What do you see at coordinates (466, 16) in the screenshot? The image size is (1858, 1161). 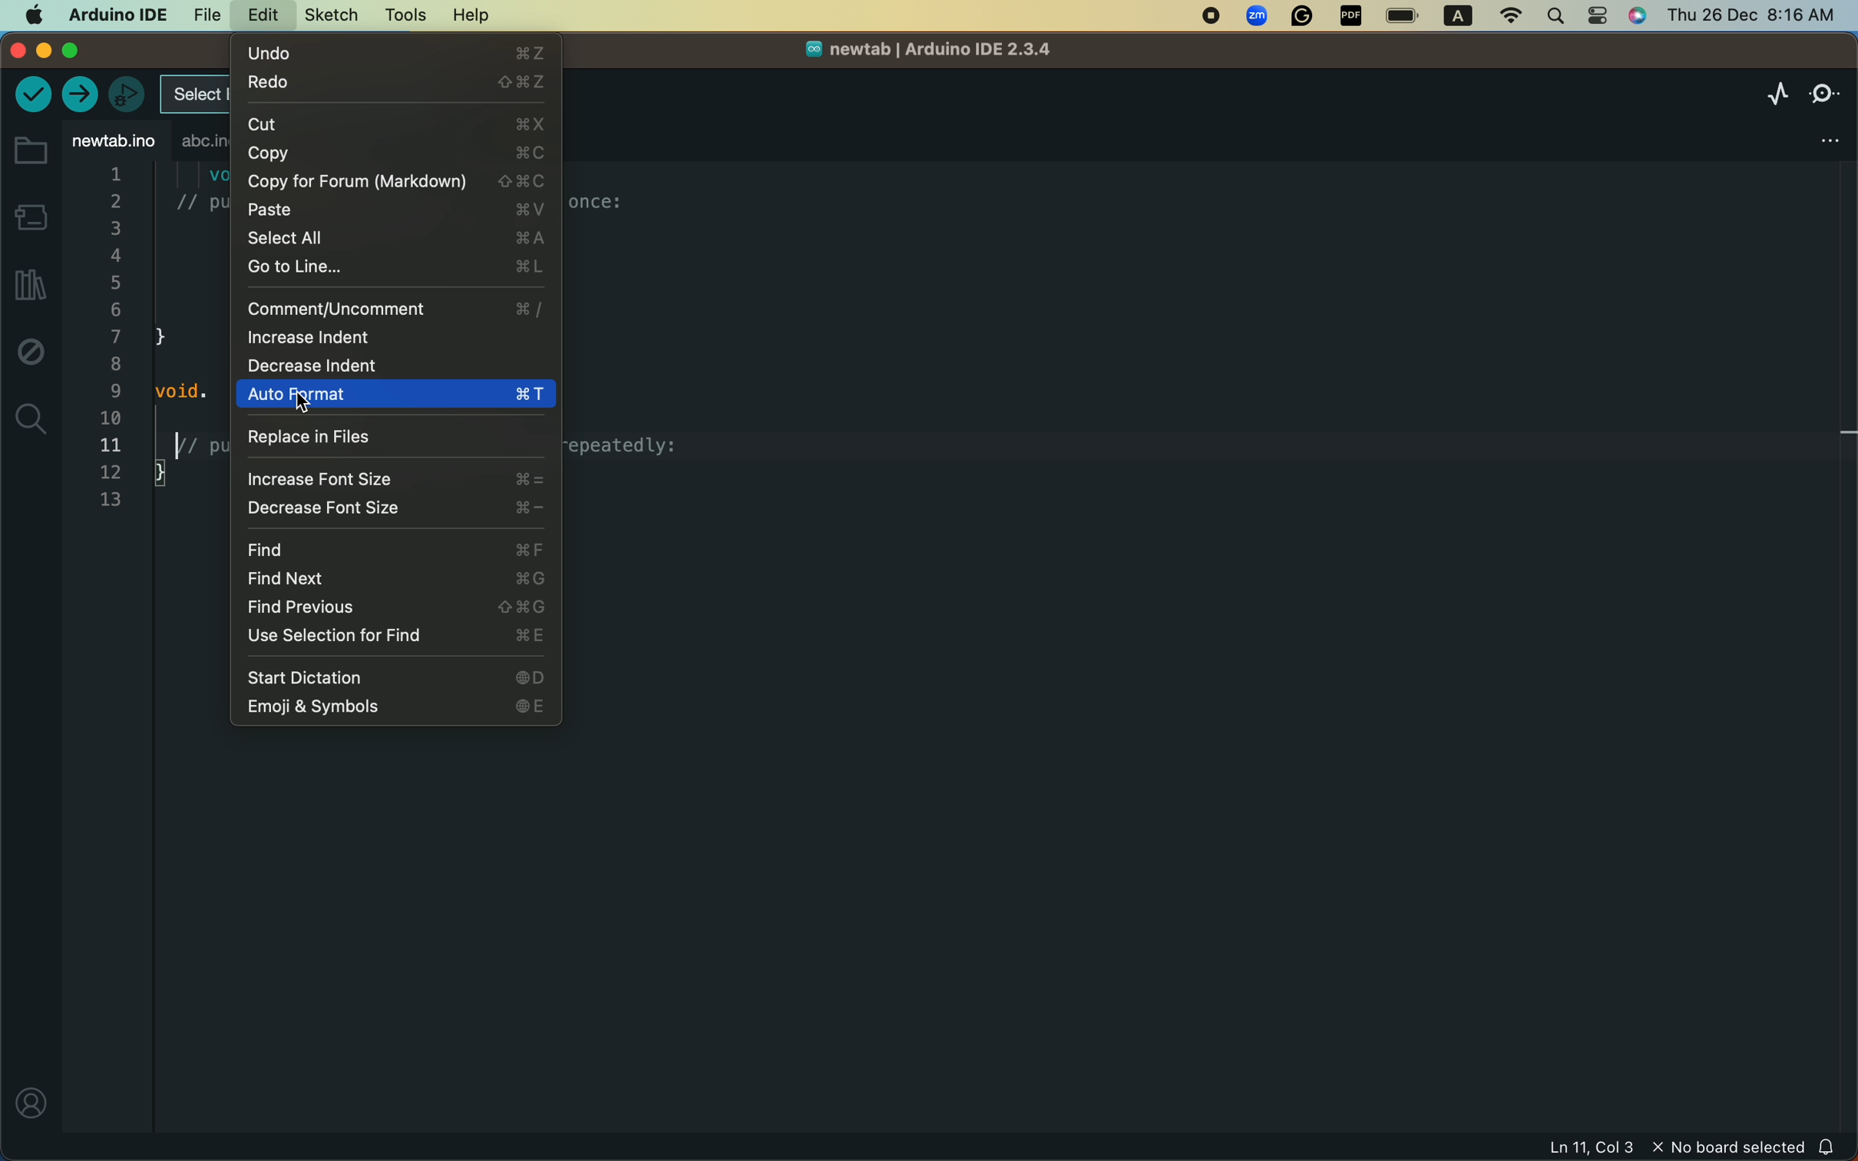 I see `help` at bounding box center [466, 16].